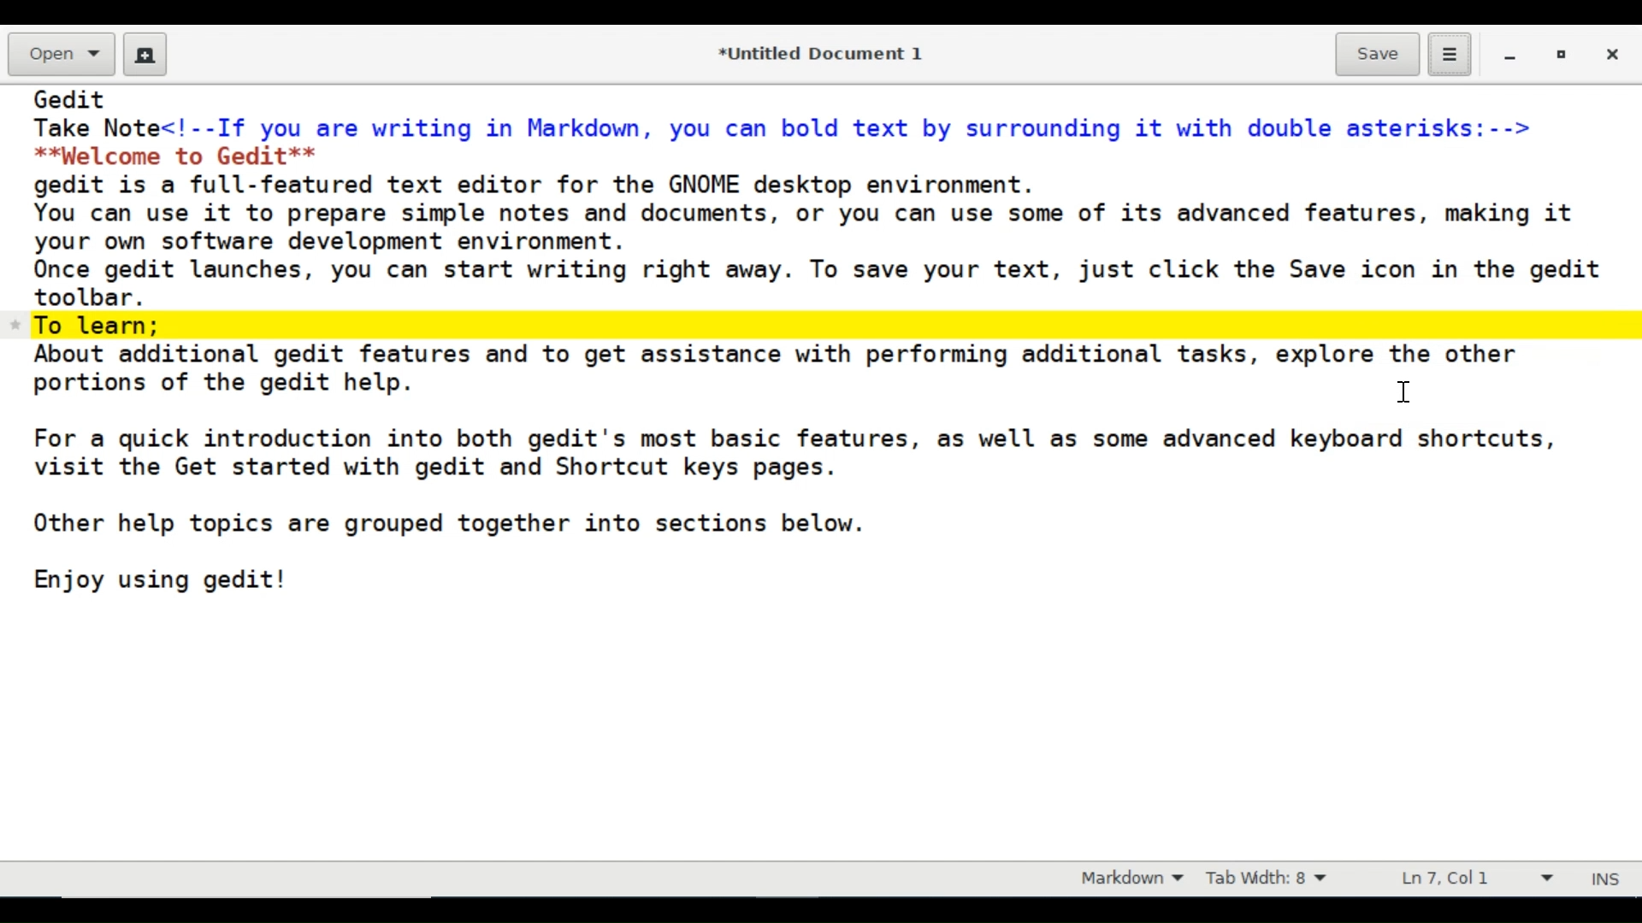  I want to click on Create a new document, so click(146, 55).